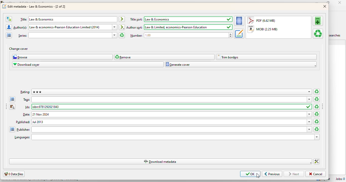 Image resolution: width=346 pixels, height=182 pixels. I want to click on change how calibre downloads metadata, so click(317, 162).